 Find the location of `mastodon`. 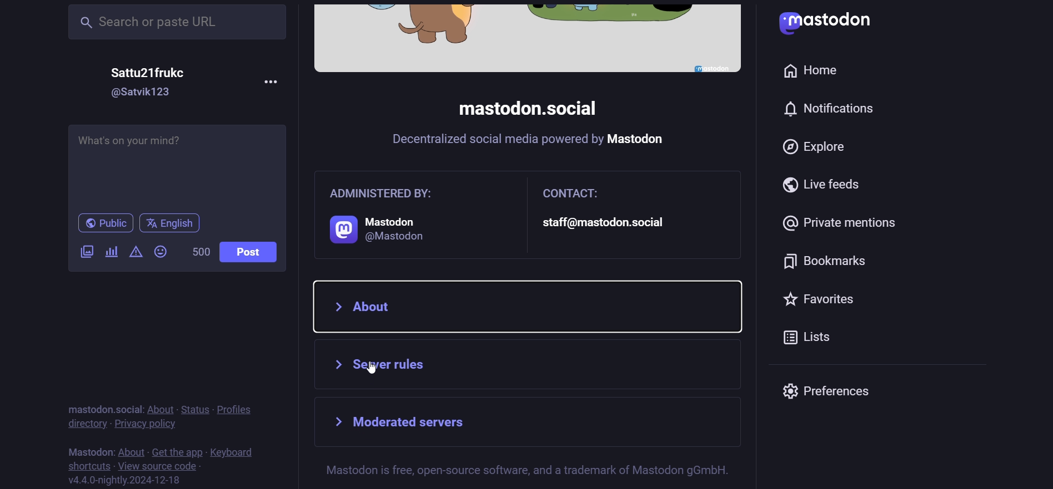

mastodon is located at coordinates (88, 450).